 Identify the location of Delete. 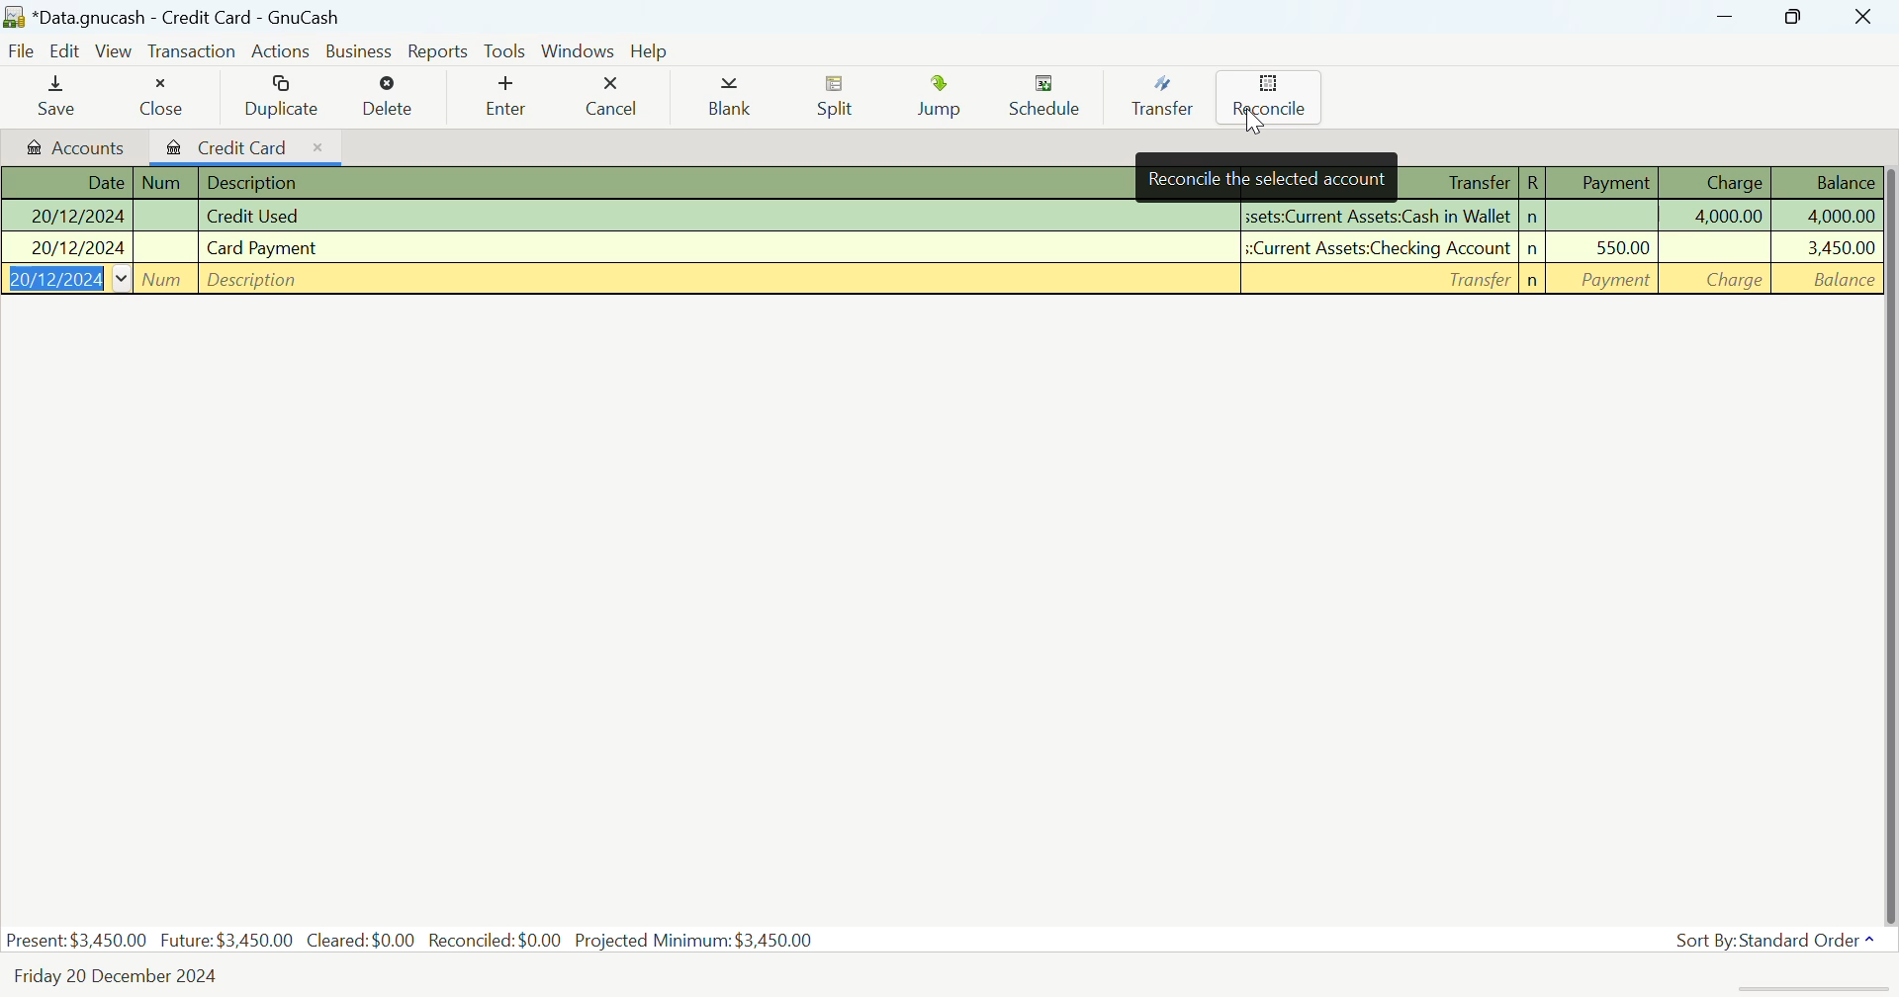
(391, 97).